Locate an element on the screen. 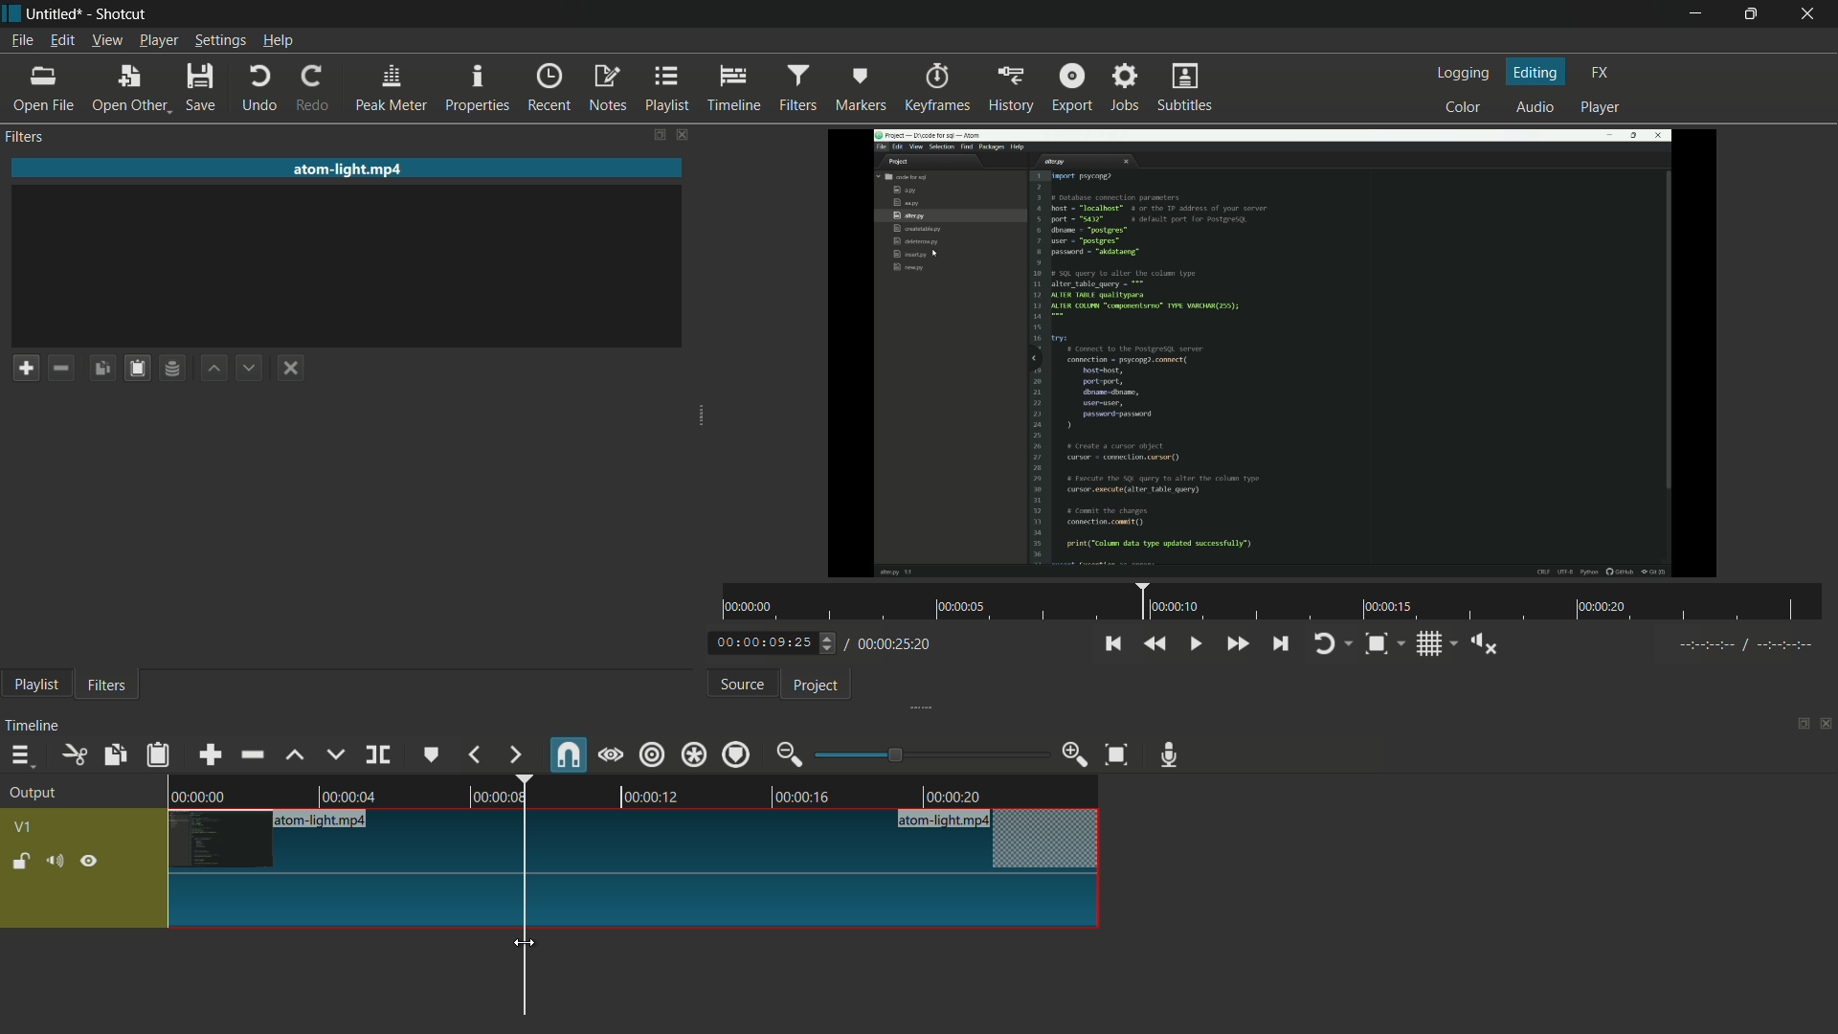  maximize is located at coordinates (1755, 14).